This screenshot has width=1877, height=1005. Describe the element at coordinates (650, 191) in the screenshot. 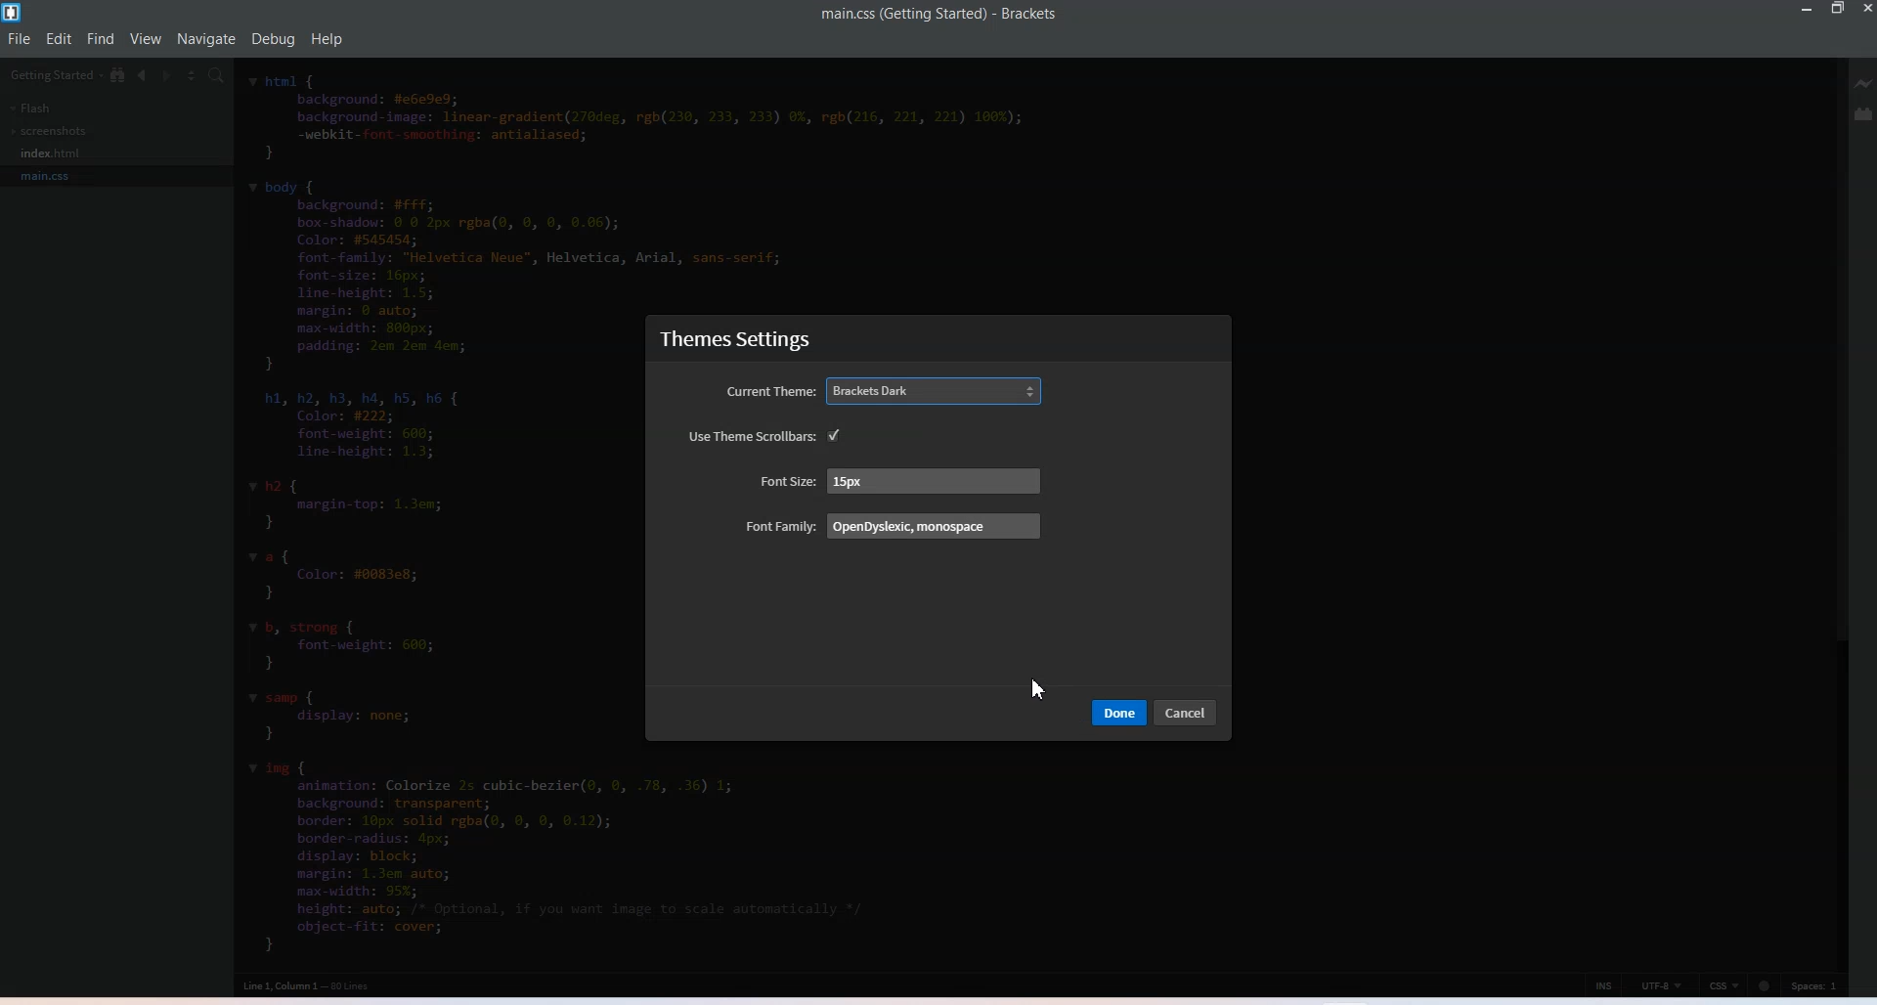

I see `code` at that location.